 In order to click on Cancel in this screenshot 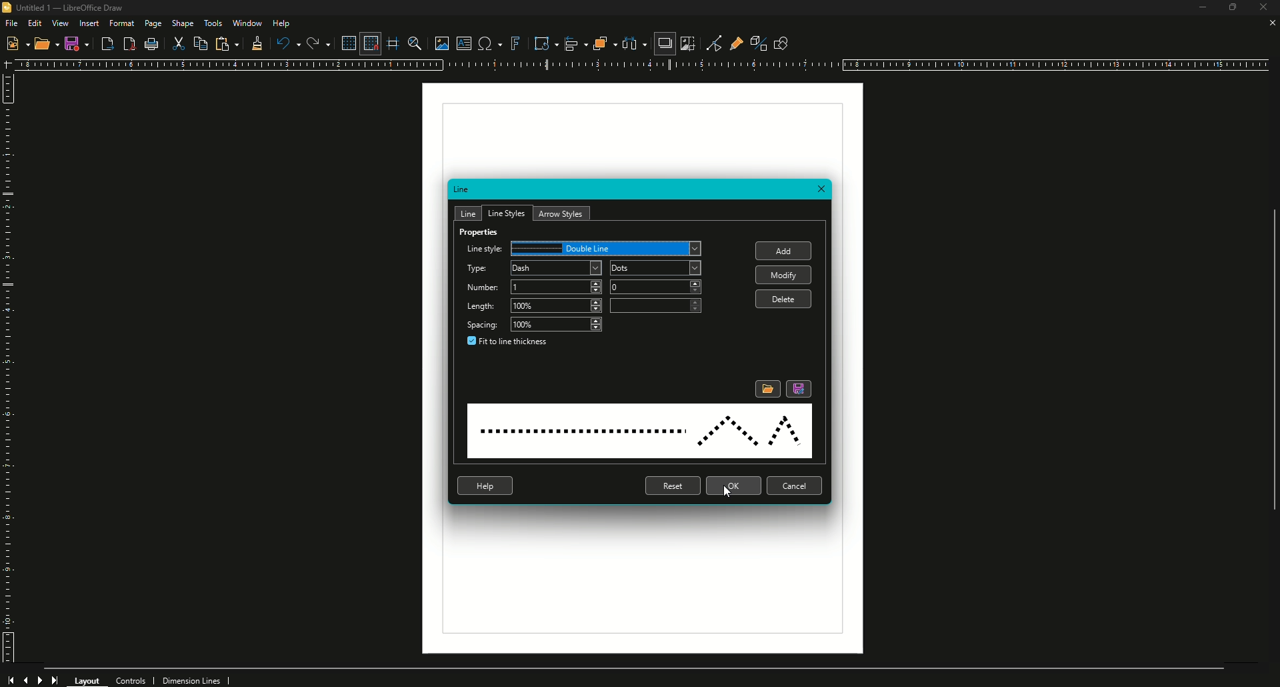, I will do `click(797, 487)`.